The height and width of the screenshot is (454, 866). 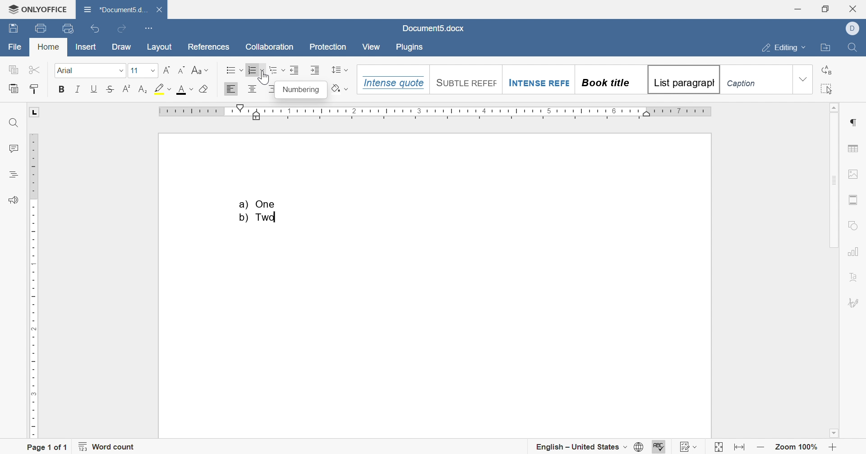 What do you see at coordinates (852, 29) in the screenshot?
I see `Dell` at bounding box center [852, 29].